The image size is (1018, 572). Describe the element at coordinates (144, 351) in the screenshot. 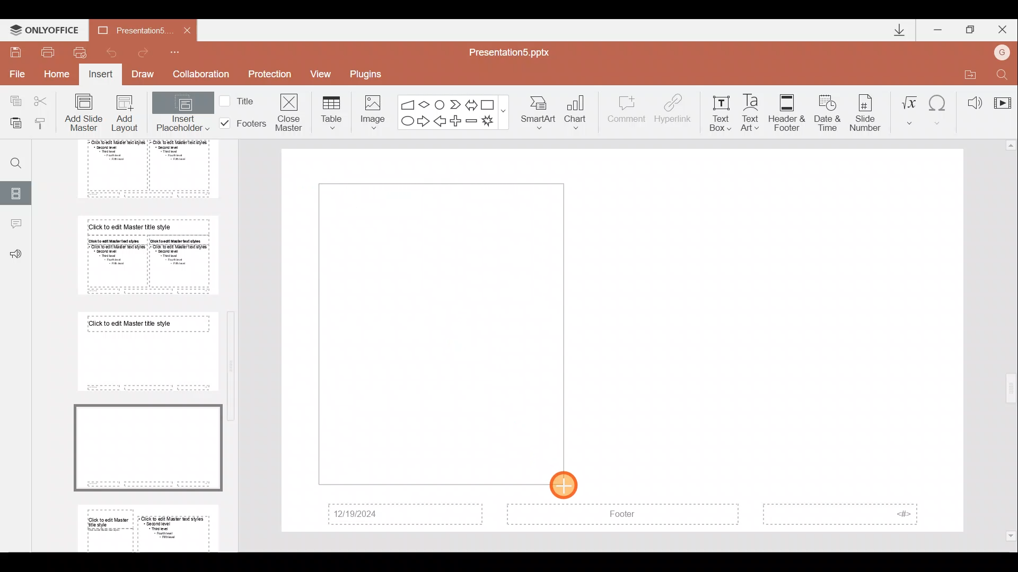

I see `Slide 7` at that location.